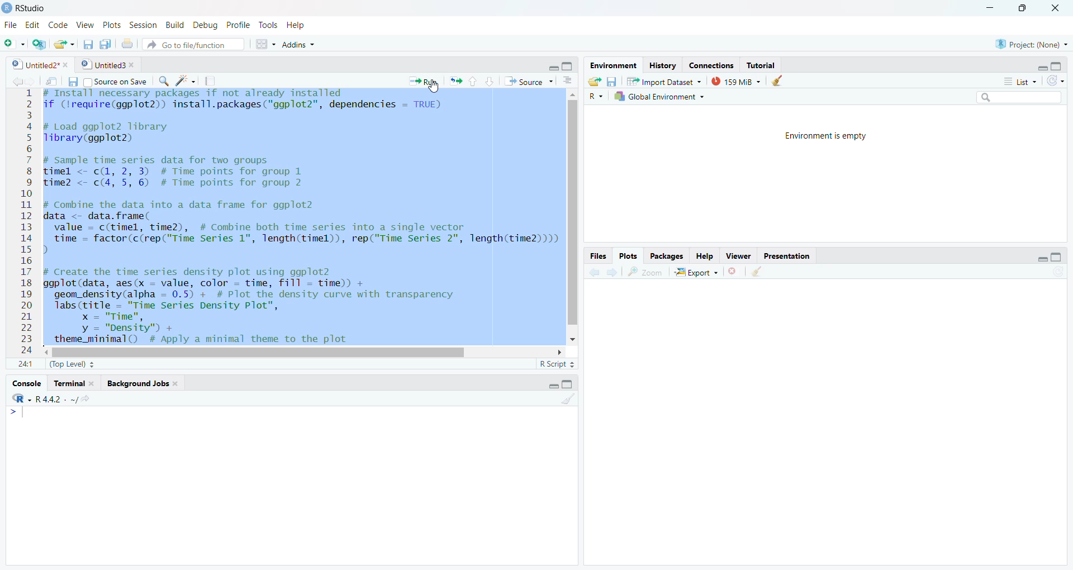 The image size is (1073, 570). Describe the element at coordinates (27, 365) in the screenshot. I see `1:1` at that location.